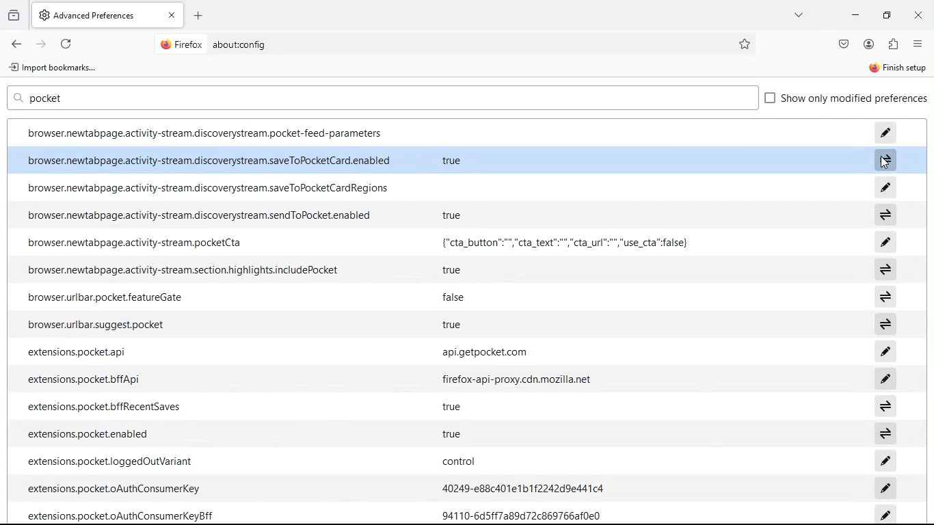 The width and height of the screenshot is (934, 525). I want to click on switch, so click(884, 269).